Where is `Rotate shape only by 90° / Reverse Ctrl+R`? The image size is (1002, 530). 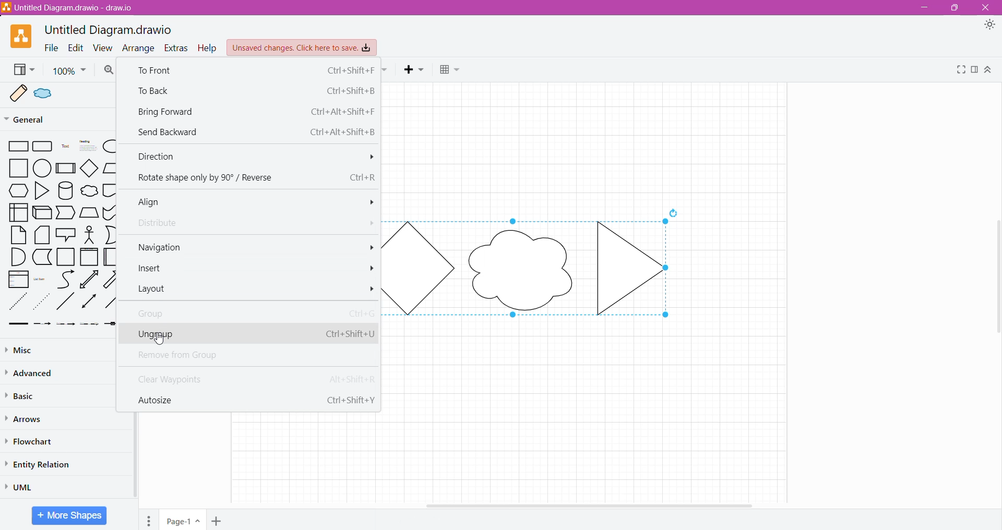
Rotate shape only by 90° / Reverse Ctrl+R is located at coordinates (257, 177).